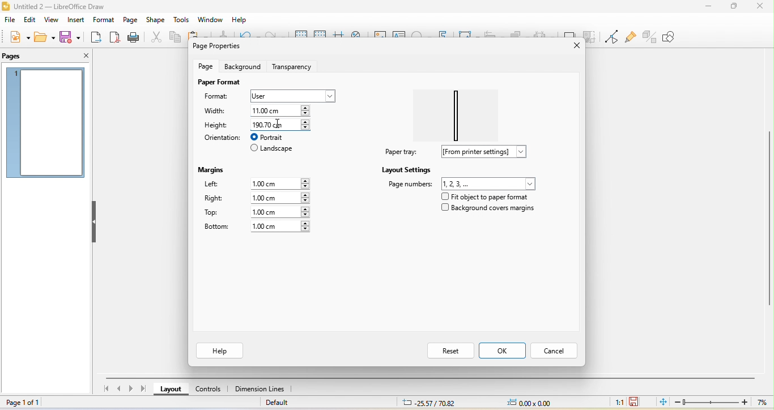 The height and width of the screenshot is (410, 774). I want to click on cursor movement, so click(282, 124).